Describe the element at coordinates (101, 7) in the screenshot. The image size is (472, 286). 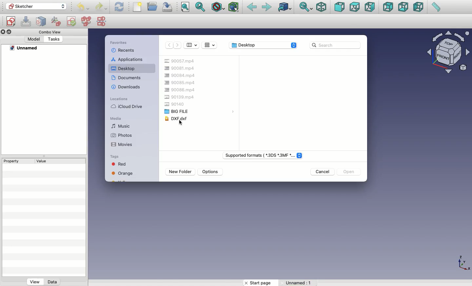
I see `Redo` at that location.